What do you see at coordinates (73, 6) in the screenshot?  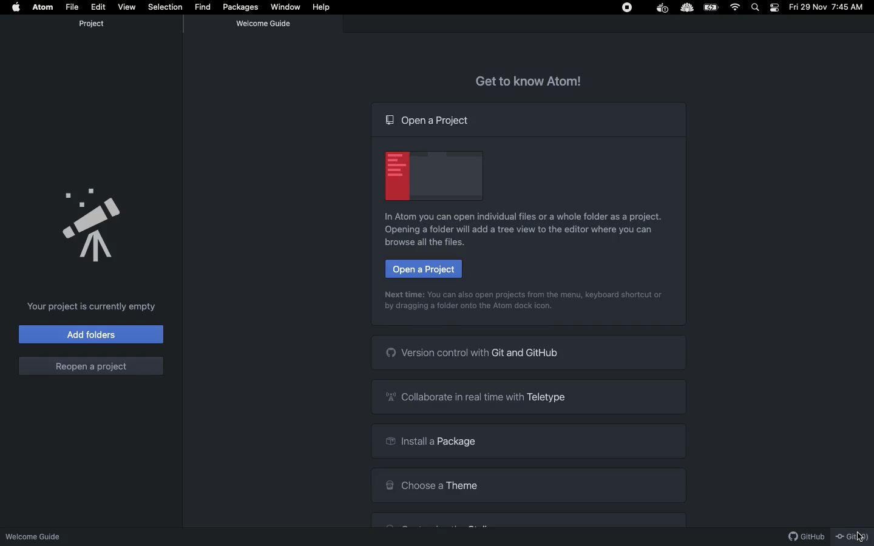 I see `File` at bounding box center [73, 6].